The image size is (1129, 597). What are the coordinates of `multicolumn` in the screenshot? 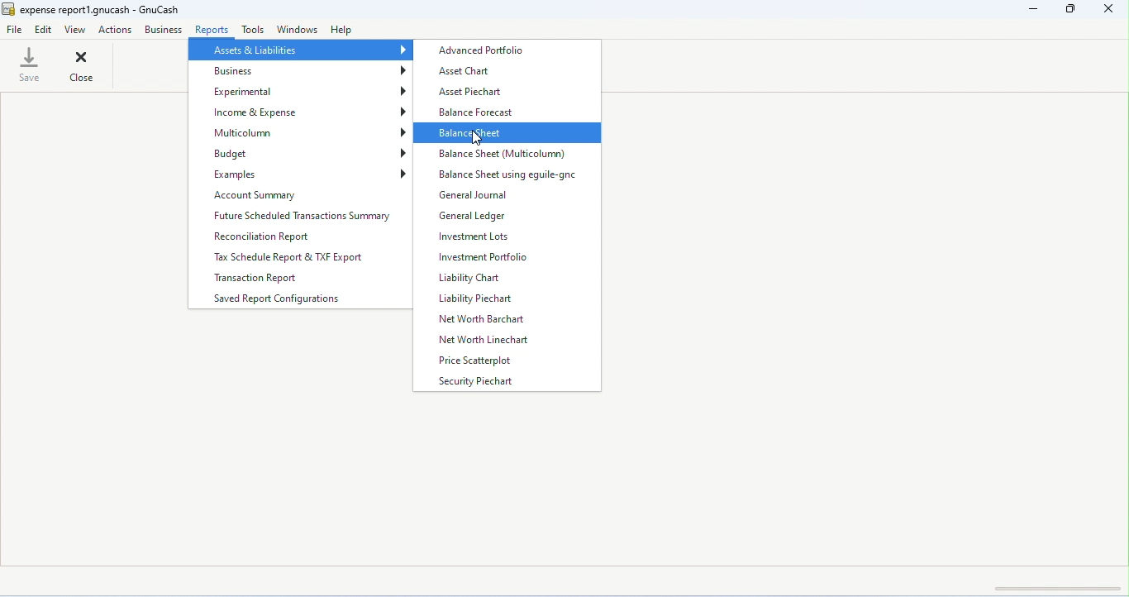 It's located at (302, 133).